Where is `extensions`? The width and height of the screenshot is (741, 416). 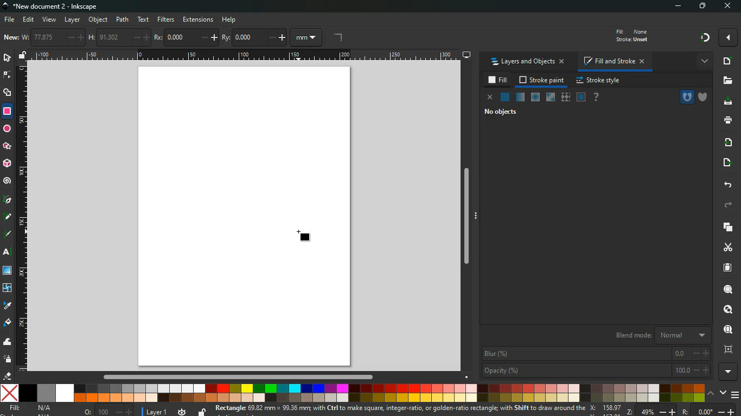
extensions is located at coordinates (198, 19).